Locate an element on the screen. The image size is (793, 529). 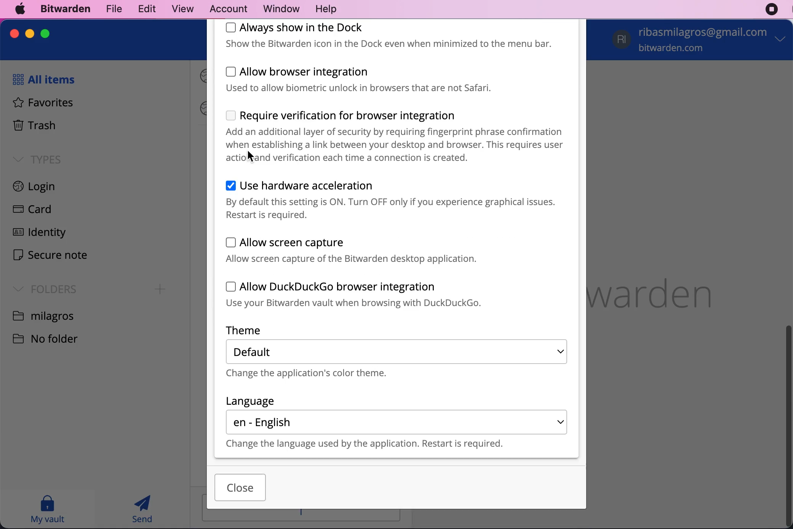
change the language used by the application. restart is requires is located at coordinates (379, 444).